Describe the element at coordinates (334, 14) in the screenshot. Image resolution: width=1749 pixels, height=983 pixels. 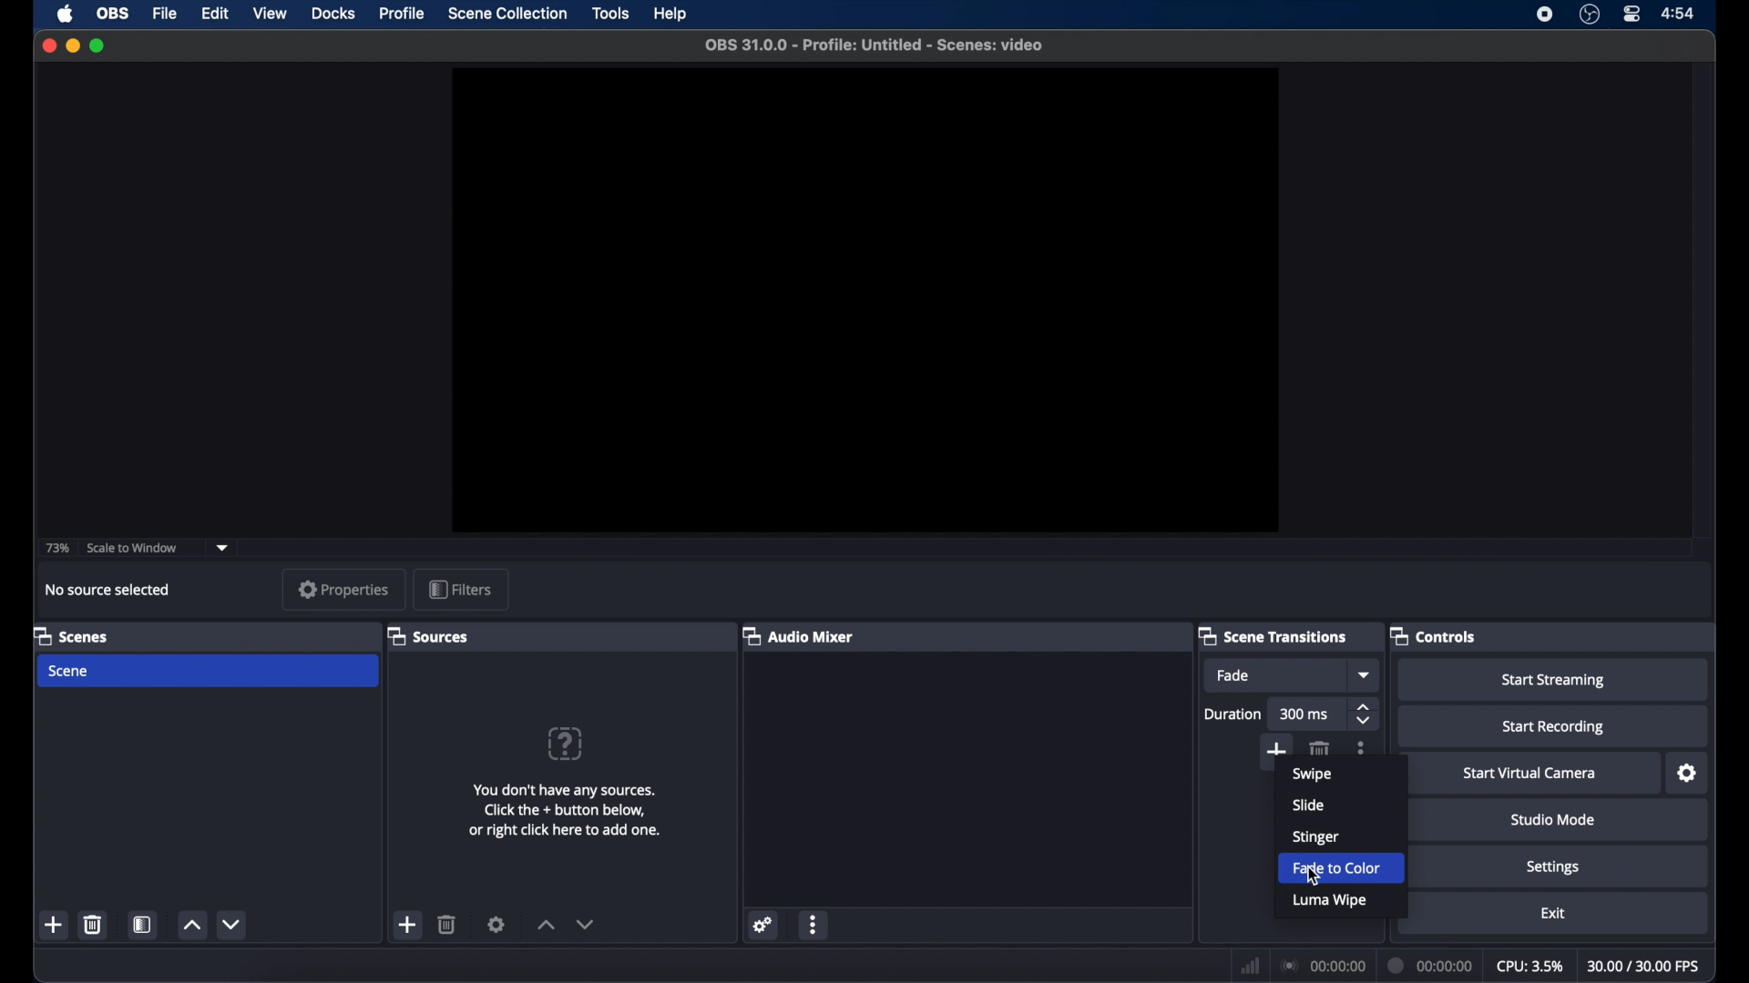
I see `docks` at that location.